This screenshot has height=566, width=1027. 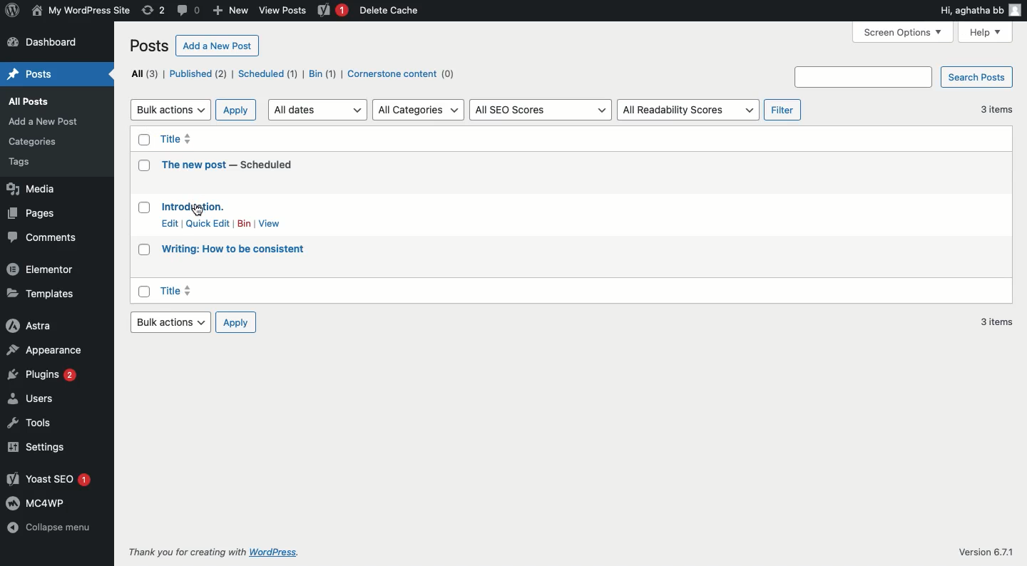 What do you see at coordinates (996, 108) in the screenshot?
I see `3 items` at bounding box center [996, 108].